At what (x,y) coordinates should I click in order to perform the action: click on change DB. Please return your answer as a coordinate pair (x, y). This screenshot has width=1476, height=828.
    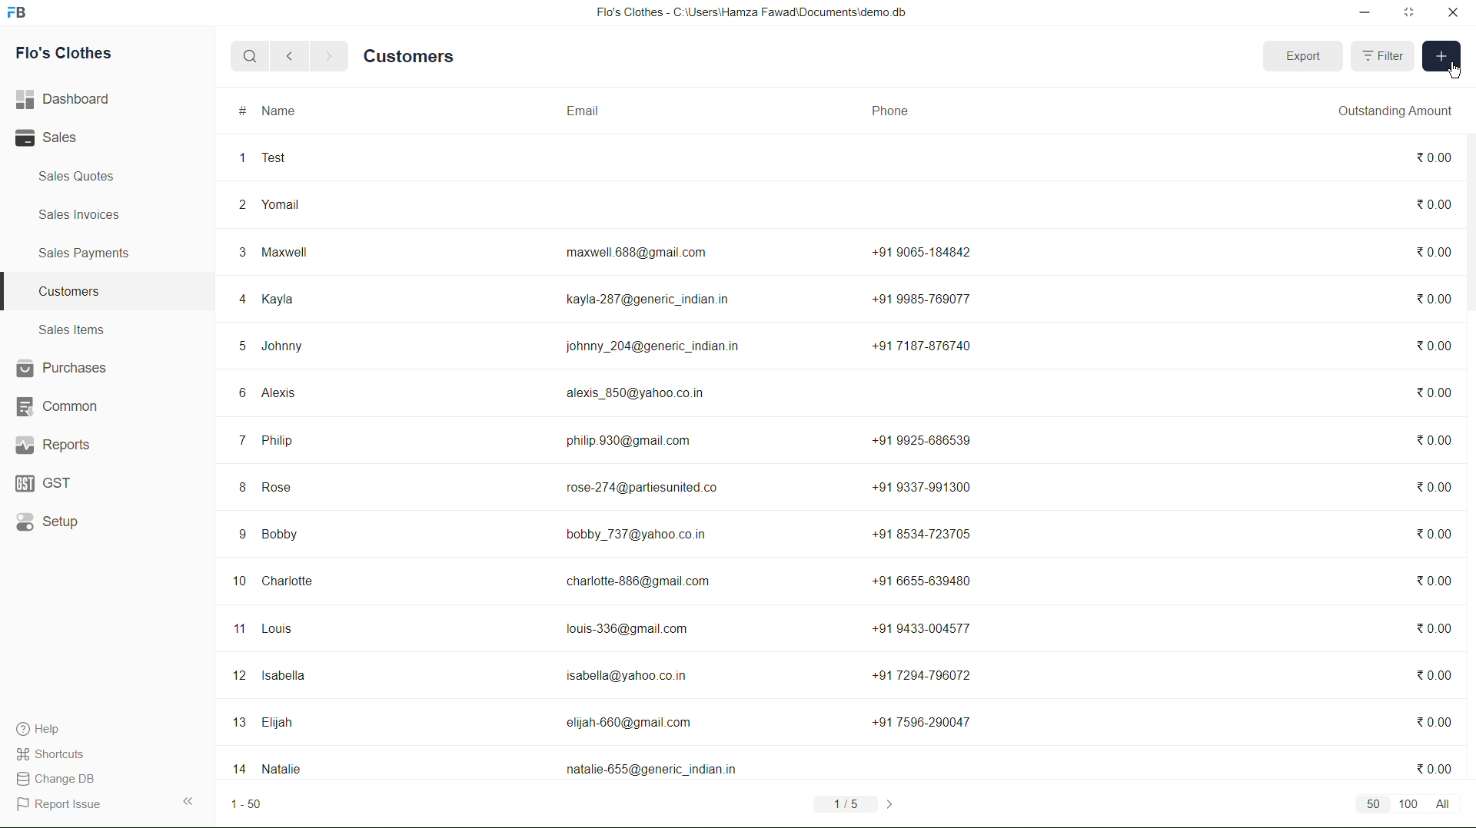
    Looking at the image, I should click on (56, 778).